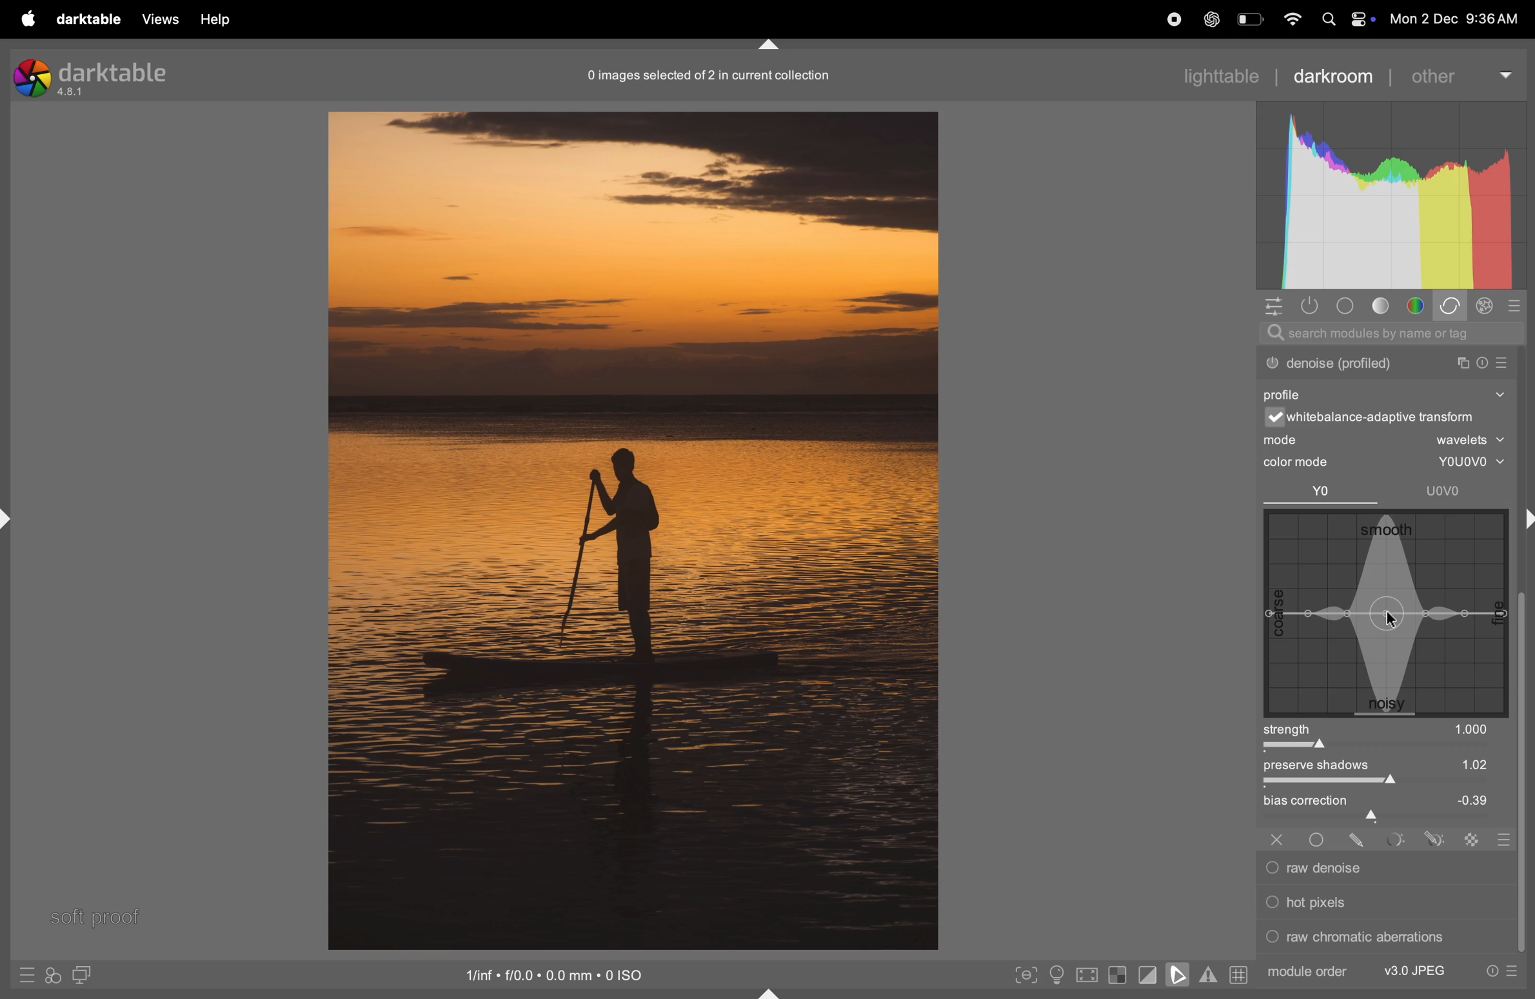 The image size is (1535, 999). Describe the element at coordinates (1453, 307) in the screenshot. I see `correct` at that location.